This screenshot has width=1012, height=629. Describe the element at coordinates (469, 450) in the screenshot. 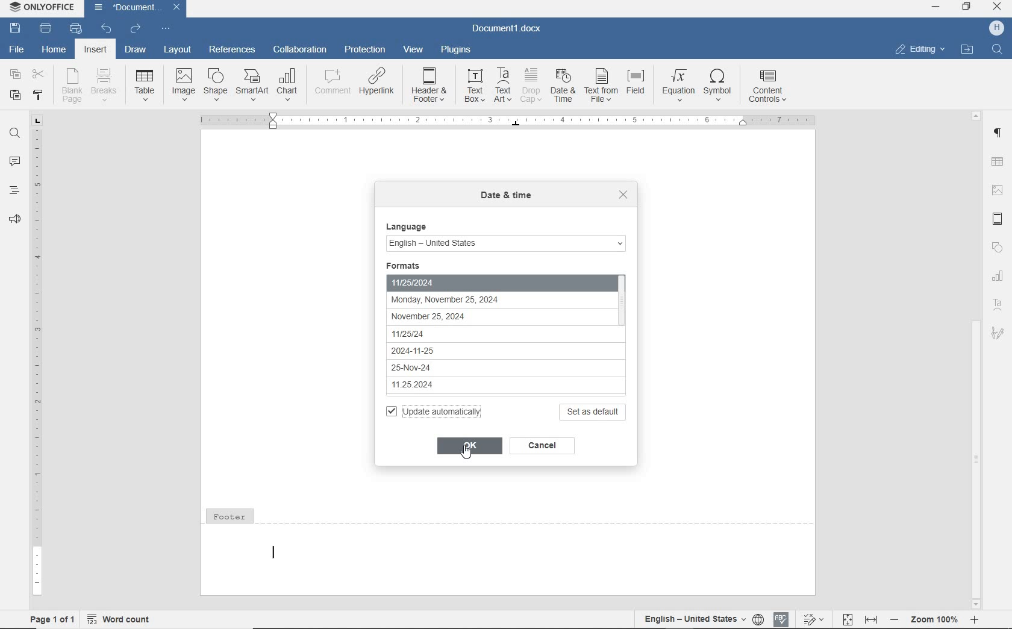

I see `Cursor` at that location.